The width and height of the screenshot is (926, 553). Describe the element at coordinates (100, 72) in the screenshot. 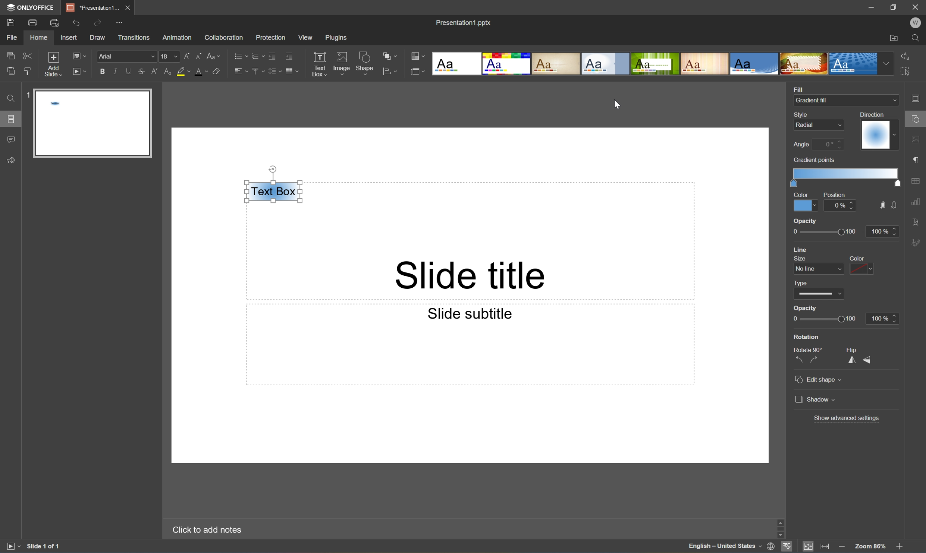

I see `Bold` at that location.